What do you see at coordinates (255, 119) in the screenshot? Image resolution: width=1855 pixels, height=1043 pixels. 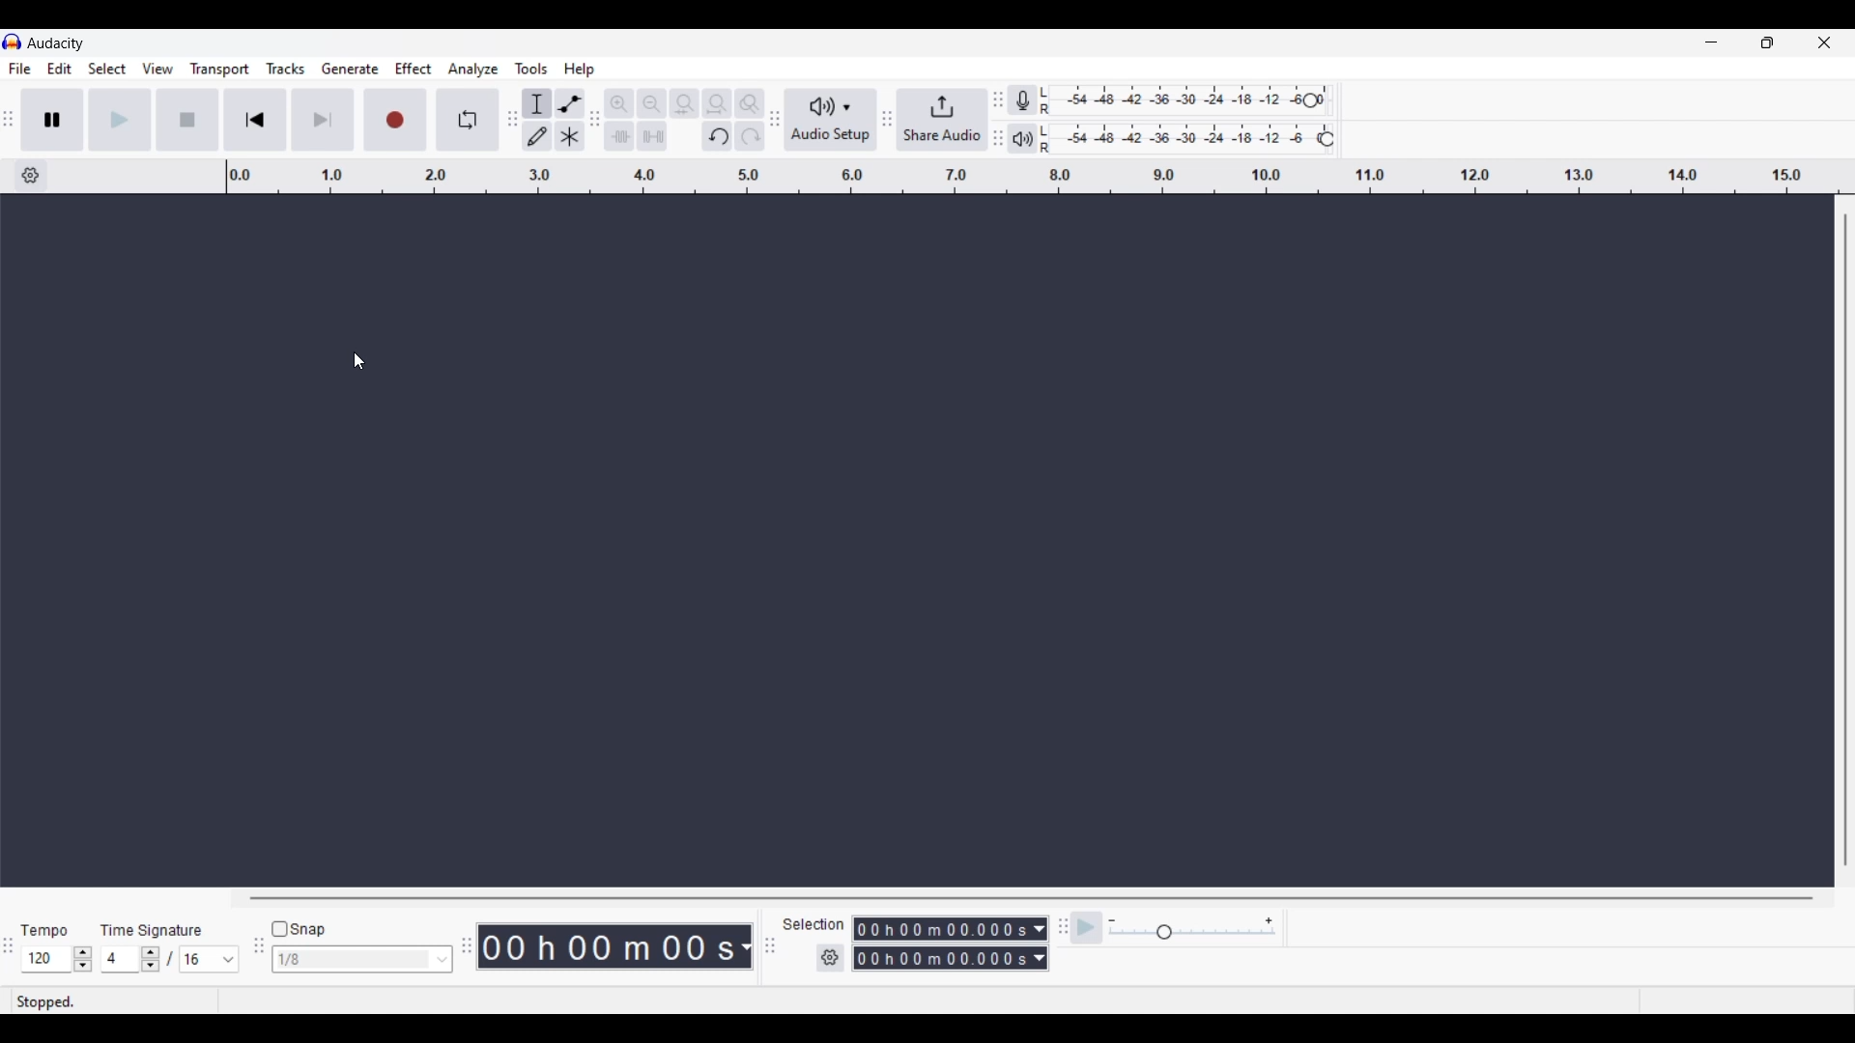 I see `Skip to start/Select to start` at bounding box center [255, 119].